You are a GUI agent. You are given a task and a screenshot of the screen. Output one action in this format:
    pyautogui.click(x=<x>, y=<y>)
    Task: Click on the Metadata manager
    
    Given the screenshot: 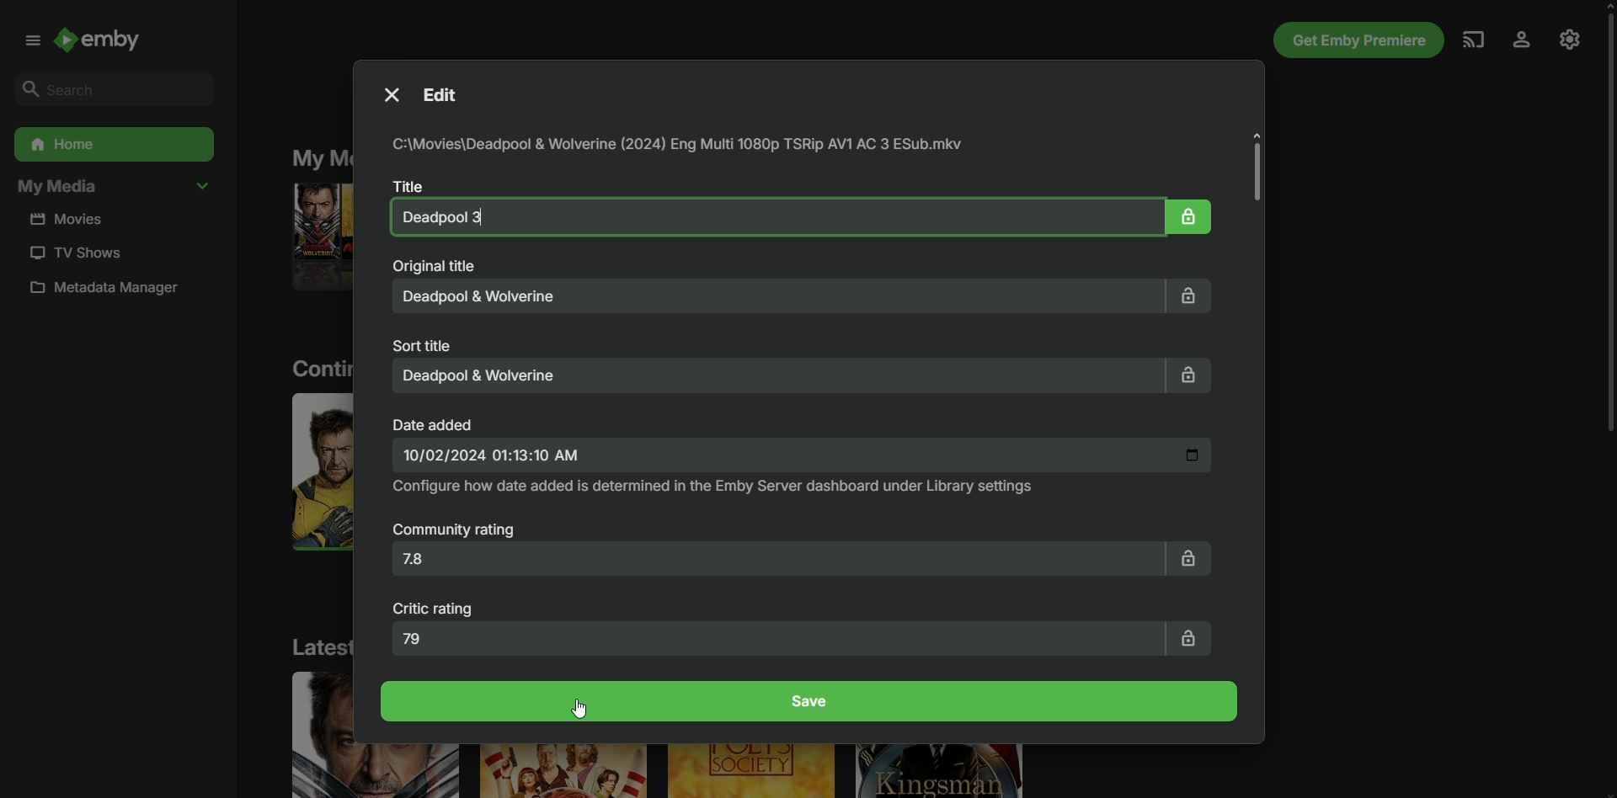 What is the action you would take?
    pyautogui.click(x=111, y=291)
    